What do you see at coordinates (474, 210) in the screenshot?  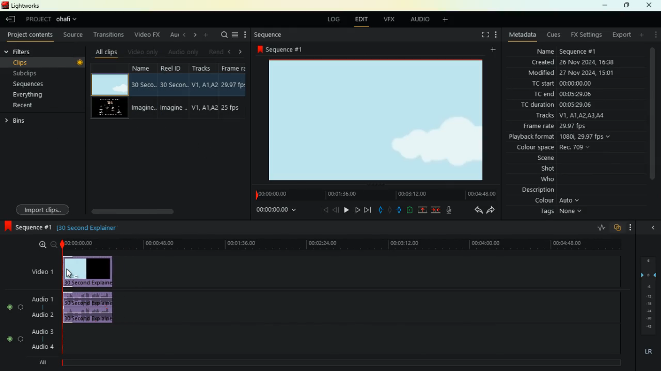 I see `back` at bounding box center [474, 210].